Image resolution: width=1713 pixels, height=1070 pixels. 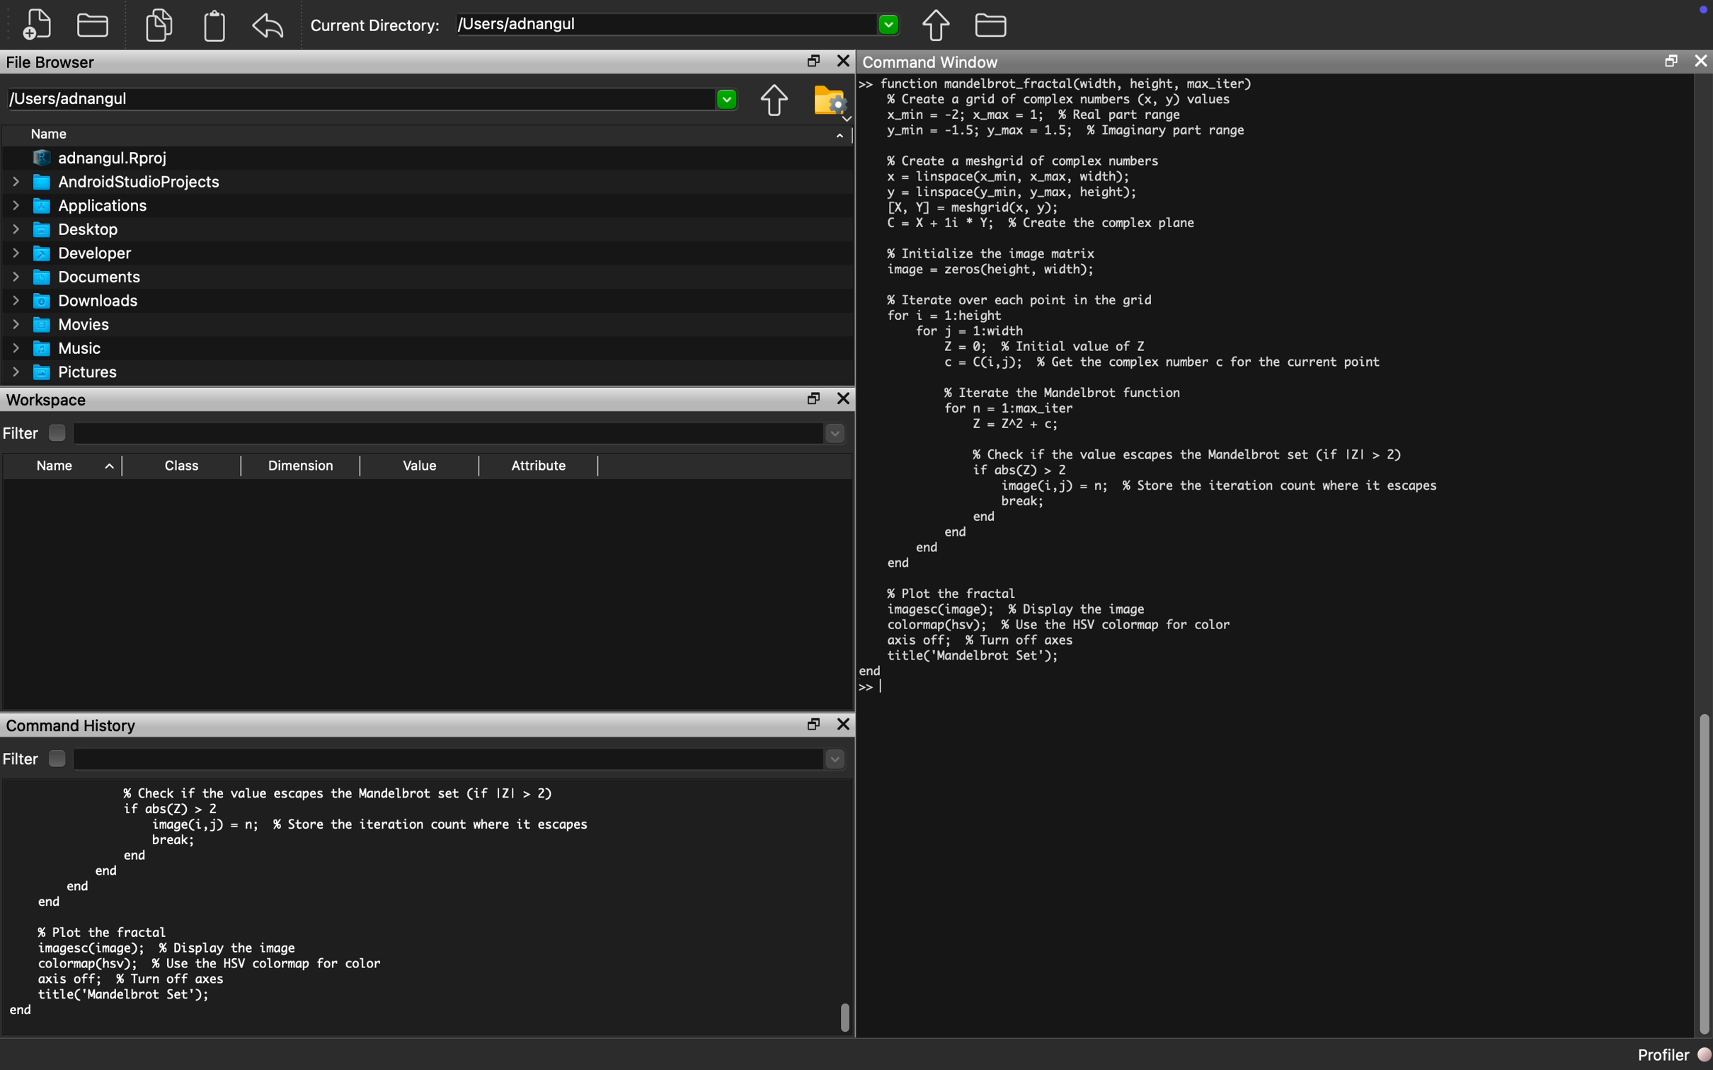 What do you see at coordinates (67, 373) in the screenshot?
I see `Pictures` at bounding box center [67, 373].